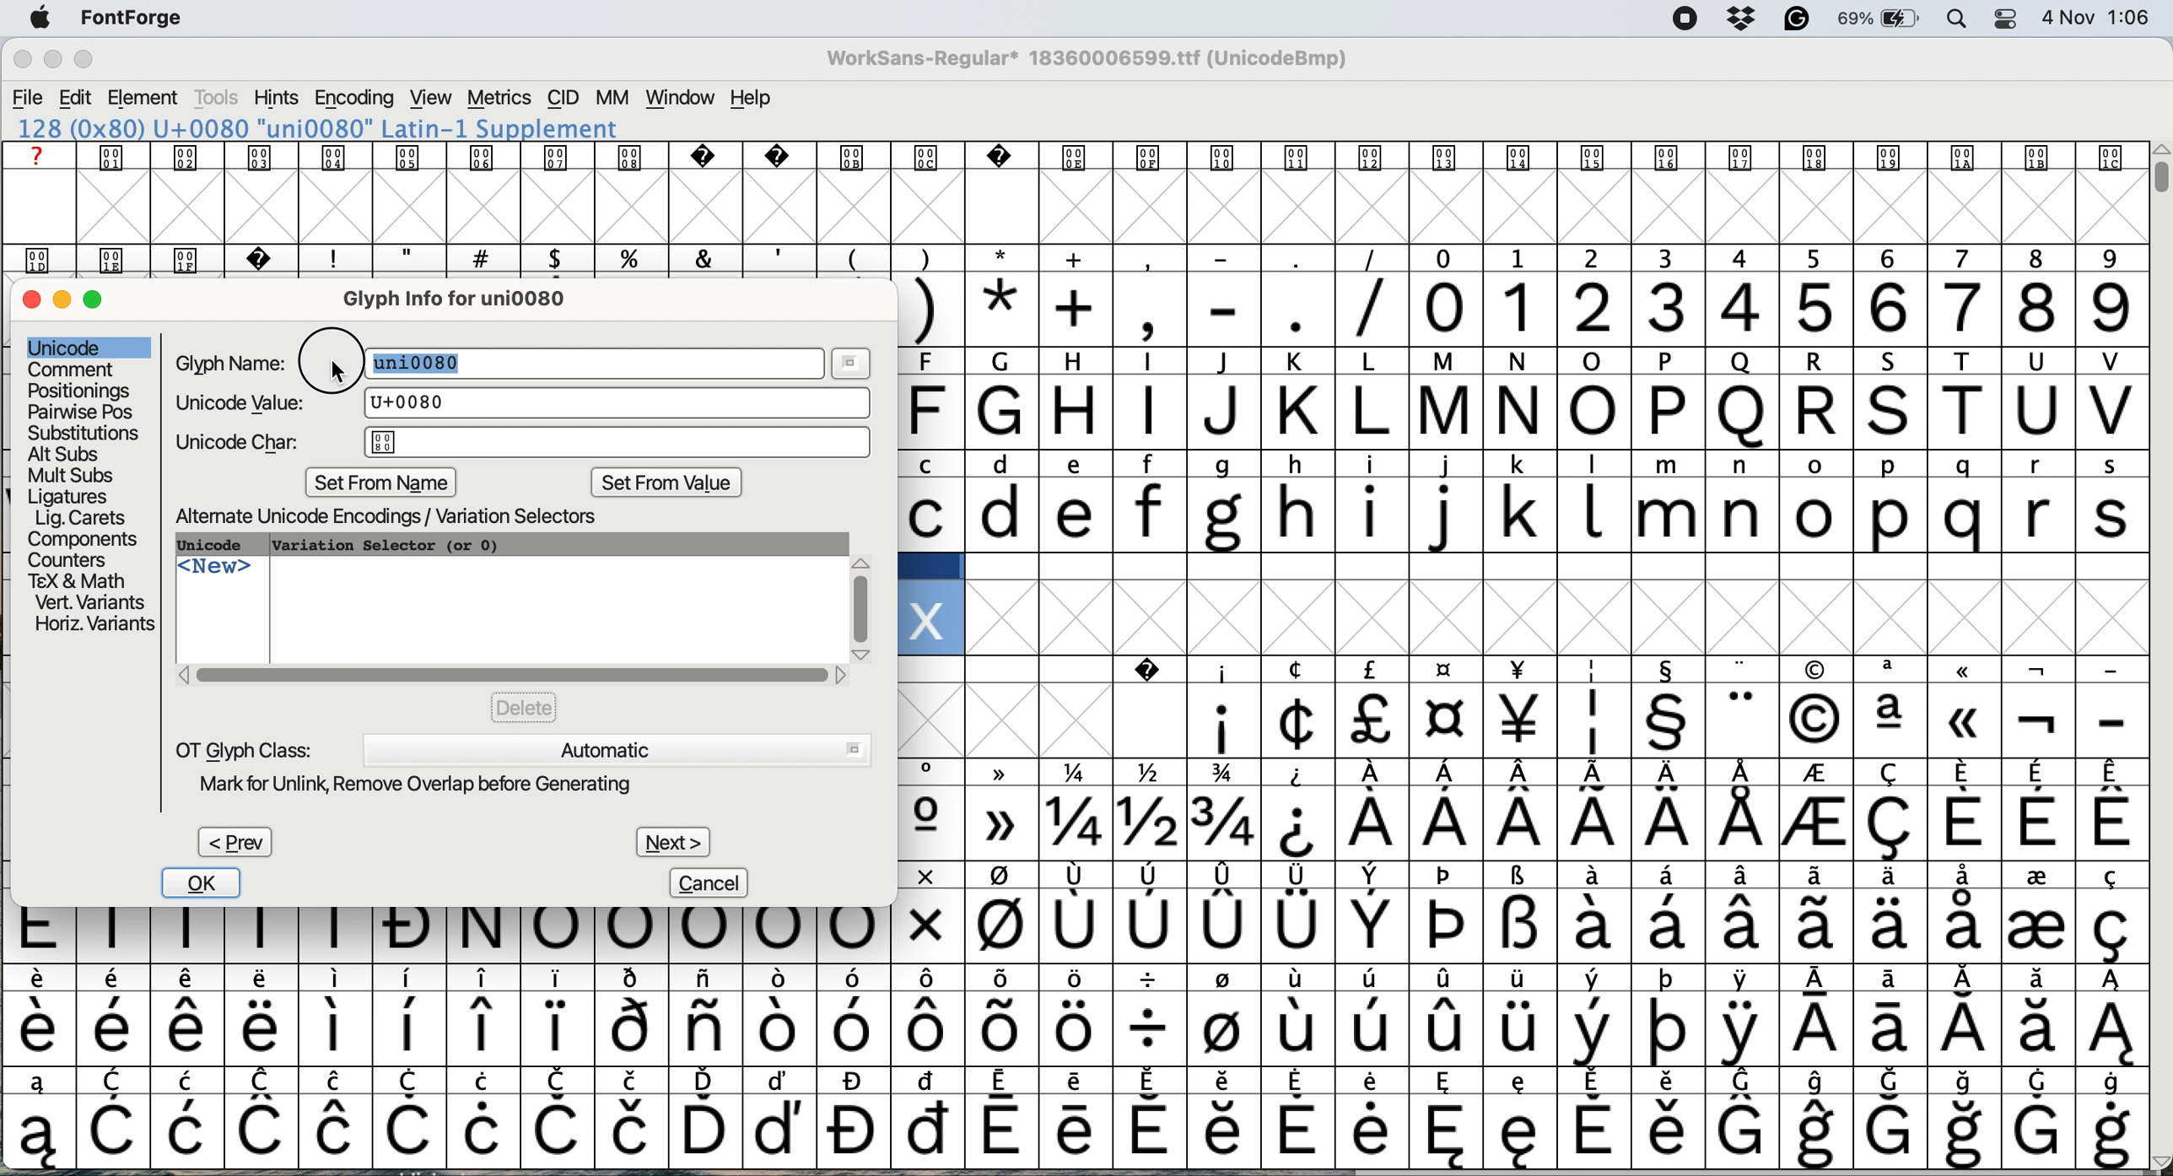 Image resolution: width=2173 pixels, height=1176 pixels. I want to click on unicode char, so click(524, 443).